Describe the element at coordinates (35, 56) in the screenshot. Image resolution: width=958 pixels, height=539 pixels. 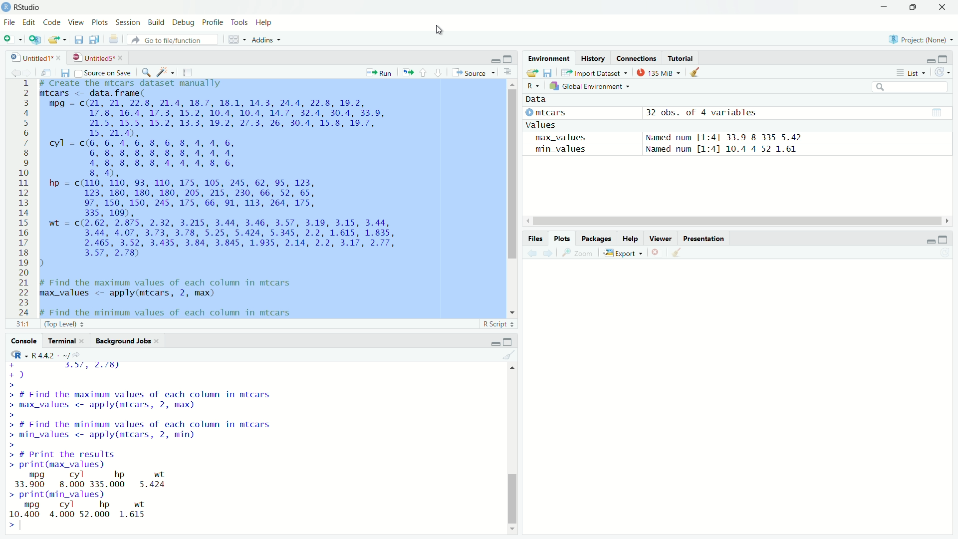
I see `) | Untitled1*` at that location.